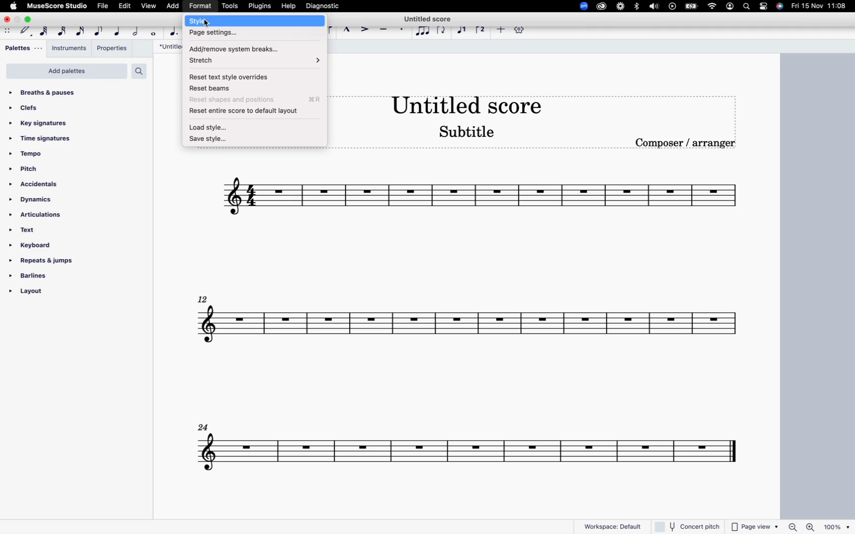 The image size is (855, 534). I want to click on musescore studio, so click(59, 6).